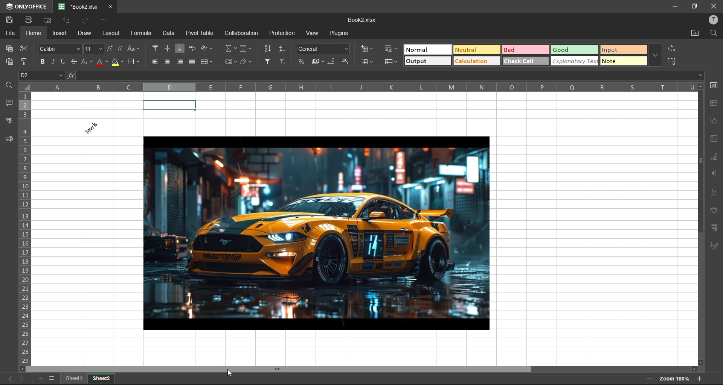  I want to click on print, so click(32, 20).